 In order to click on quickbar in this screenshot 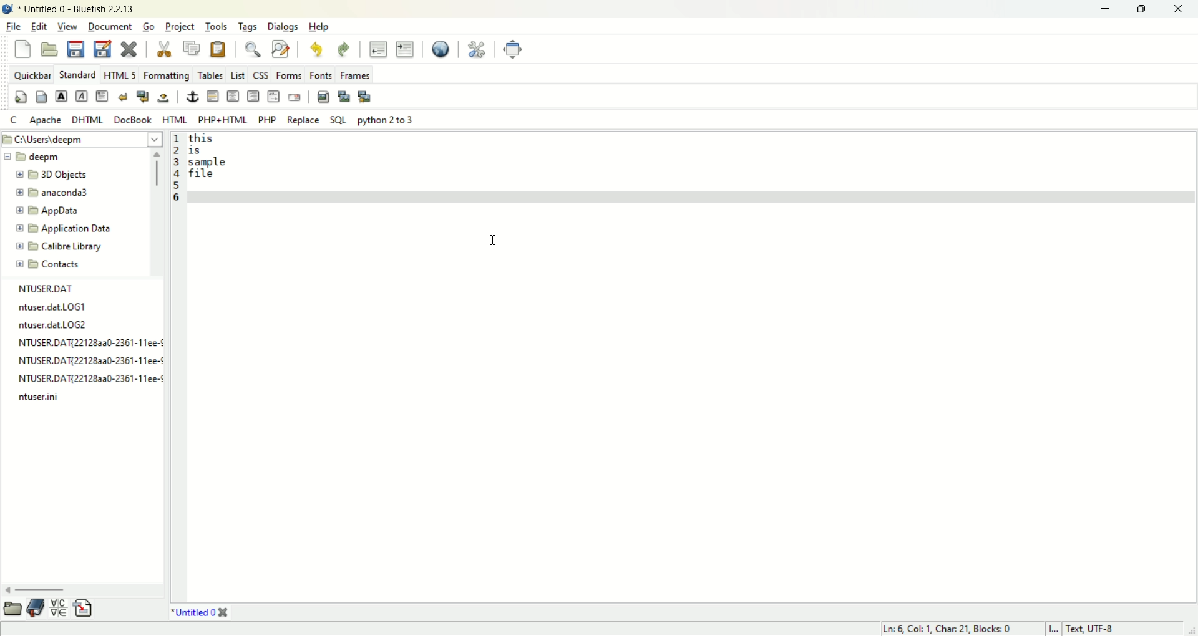, I will do `click(33, 74)`.